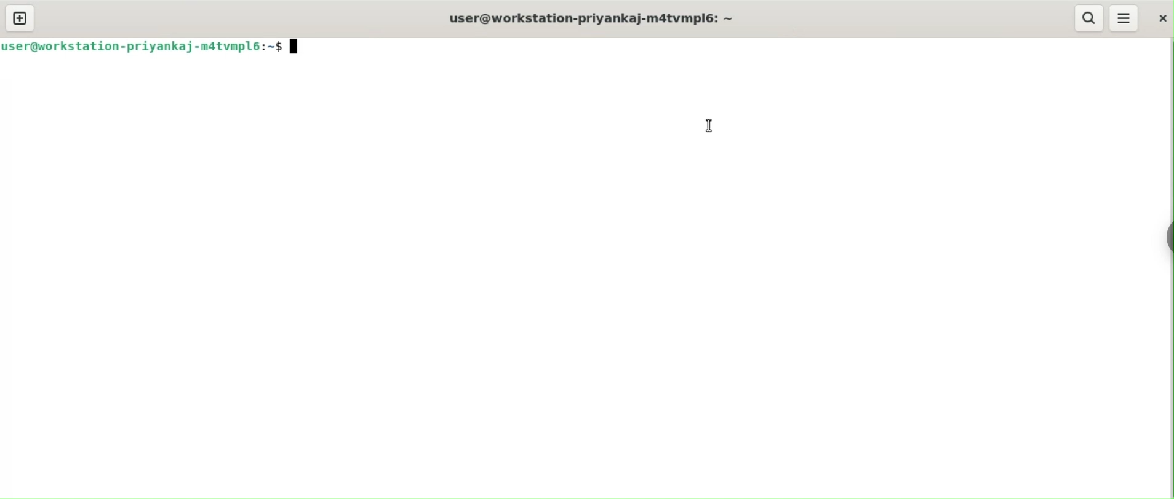  Describe the element at coordinates (1089, 17) in the screenshot. I see `search` at that location.